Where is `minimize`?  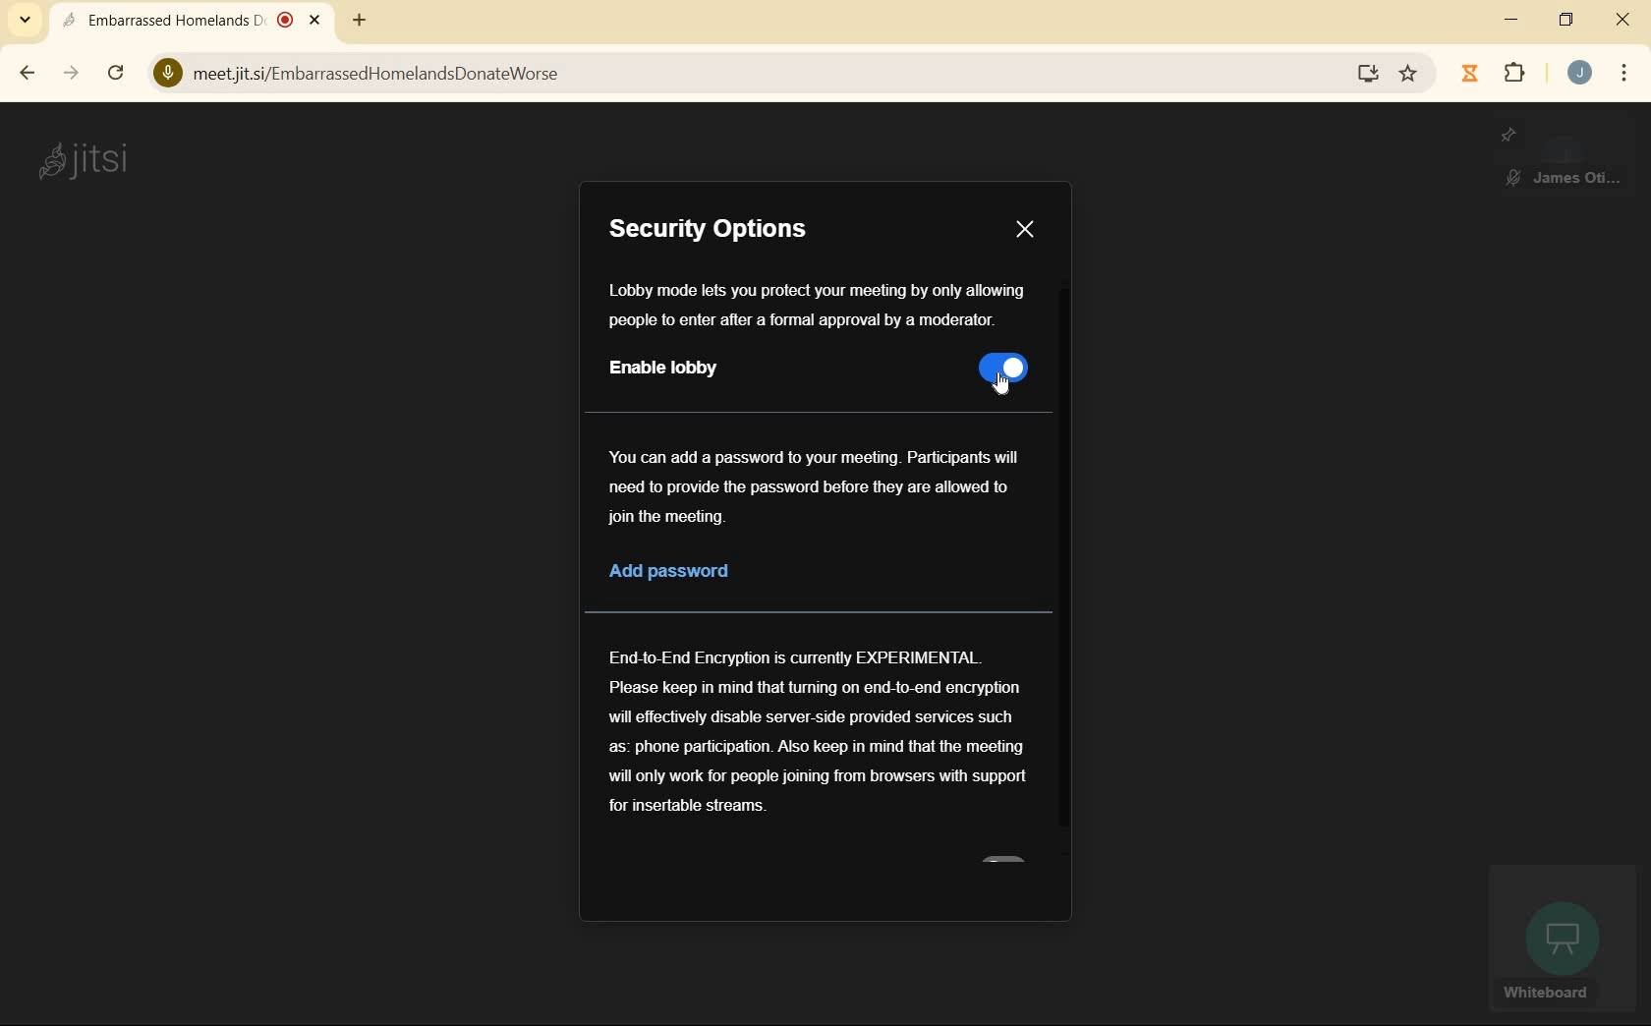
minimize is located at coordinates (1509, 21).